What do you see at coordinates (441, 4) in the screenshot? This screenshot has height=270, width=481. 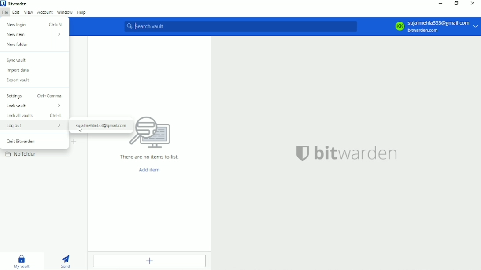 I see `Minimize` at bounding box center [441, 4].